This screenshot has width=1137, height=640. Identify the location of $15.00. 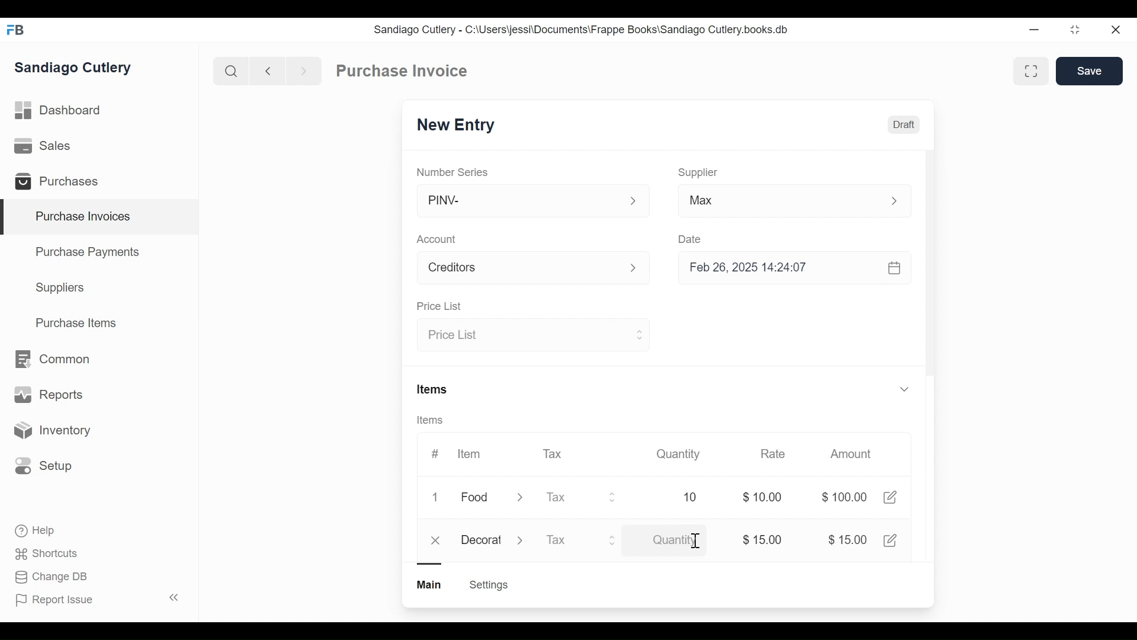
(762, 540).